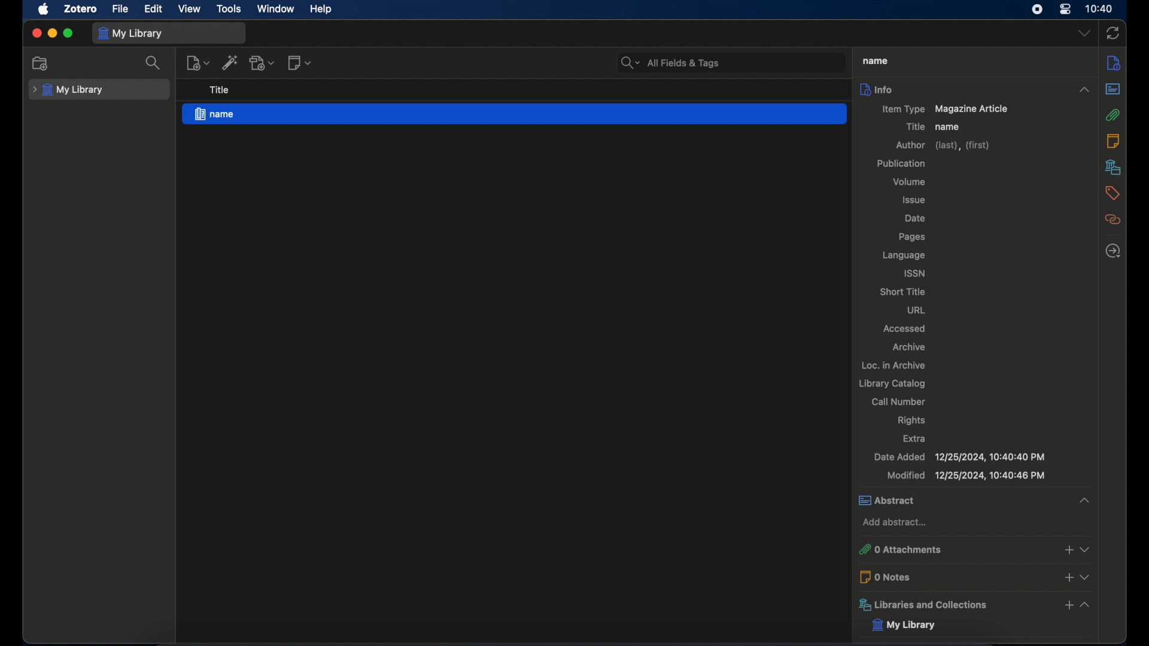 The image size is (1149, 646). Describe the element at coordinates (51, 33) in the screenshot. I see `minimize` at that location.